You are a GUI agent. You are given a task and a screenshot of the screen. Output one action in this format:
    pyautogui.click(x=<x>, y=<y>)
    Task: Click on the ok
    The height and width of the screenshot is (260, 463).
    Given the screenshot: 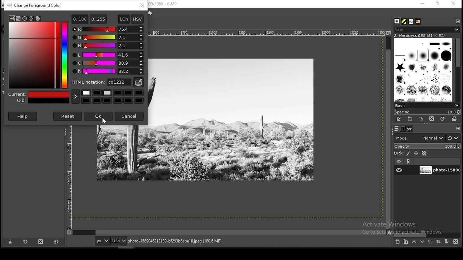 What is the action you would take?
    pyautogui.click(x=98, y=117)
    